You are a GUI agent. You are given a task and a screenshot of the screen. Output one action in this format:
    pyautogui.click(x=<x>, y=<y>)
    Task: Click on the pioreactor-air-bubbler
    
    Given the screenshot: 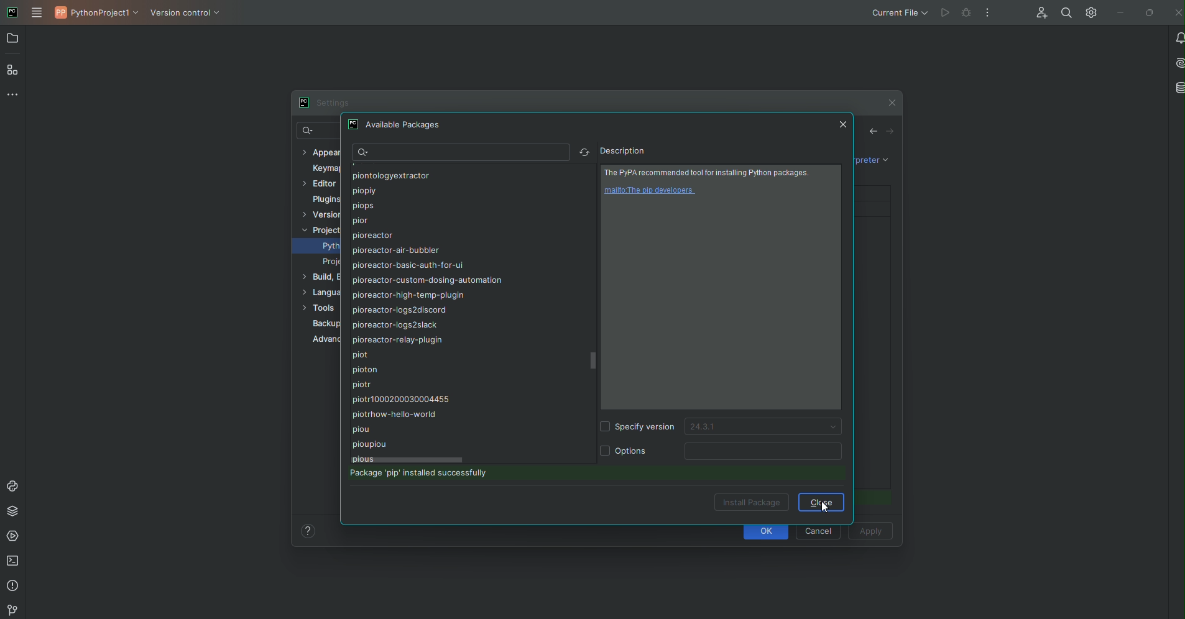 What is the action you would take?
    pyautogui.click(x=394, y=251)
    